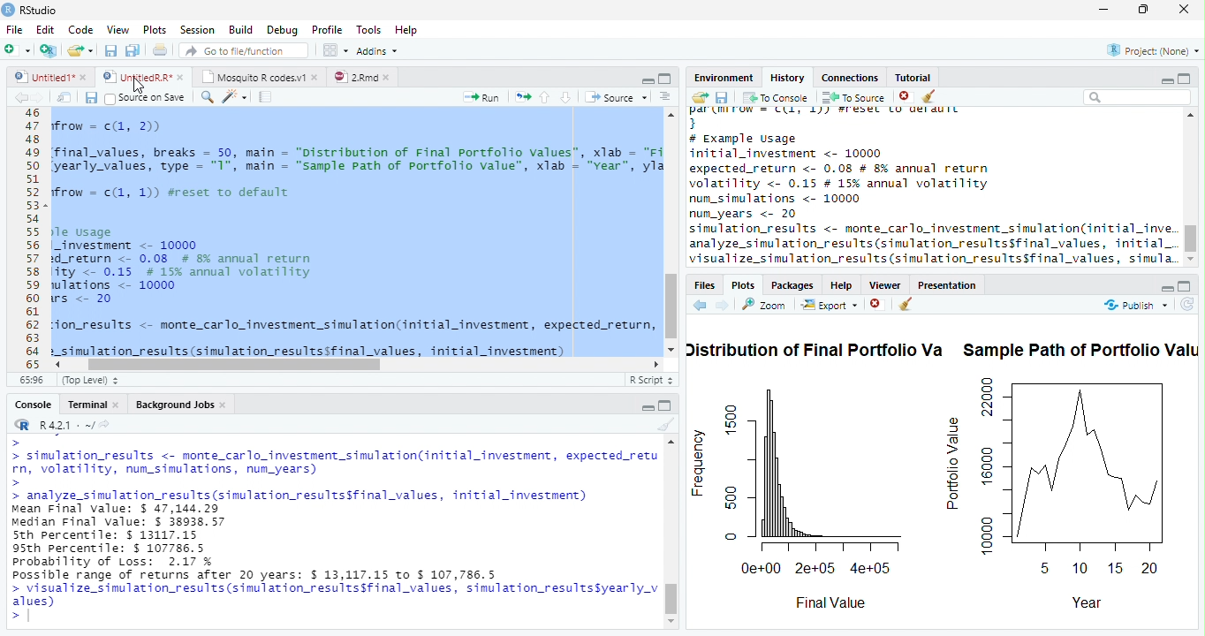 The image size is (1205, 636). What do you see at coordinates (701, 305) in the screenshot?
I see `Go to previous plot` at bounding box center [701, 305].